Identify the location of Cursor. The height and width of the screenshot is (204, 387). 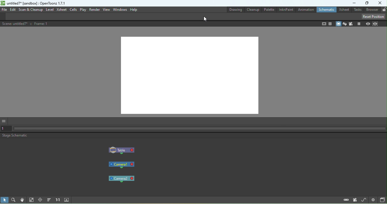
(205, 19).